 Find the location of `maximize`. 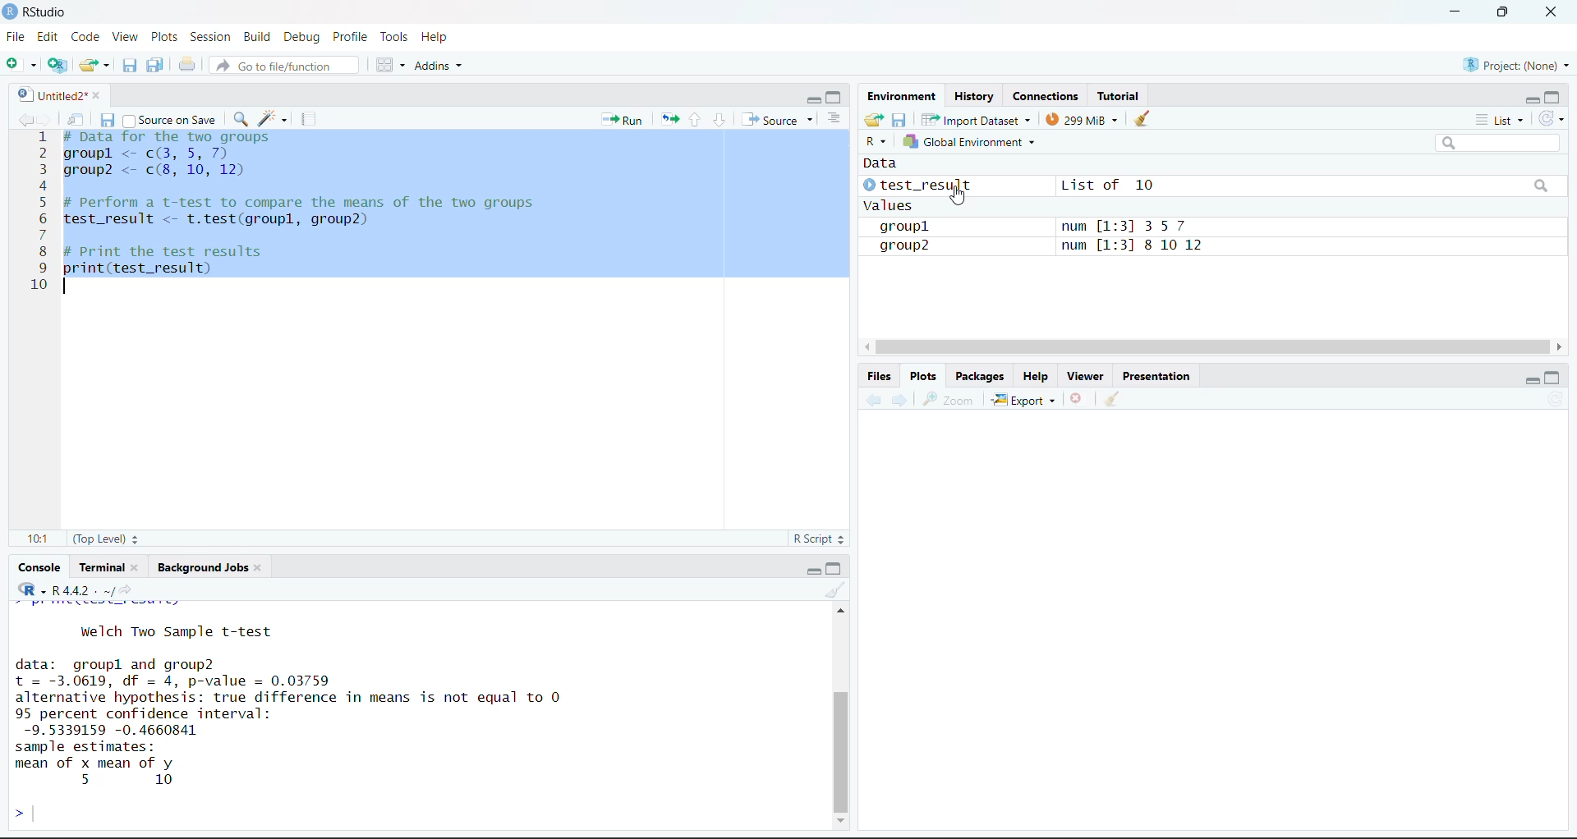

maximize is located at coordinates (1505, 11).